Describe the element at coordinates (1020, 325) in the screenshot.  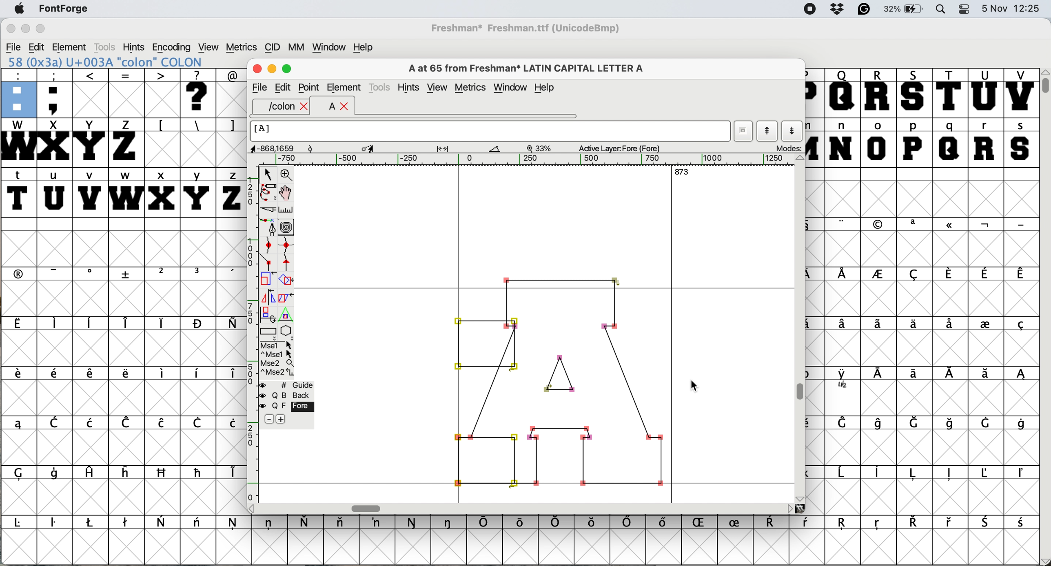
I see `symbol` at that location.